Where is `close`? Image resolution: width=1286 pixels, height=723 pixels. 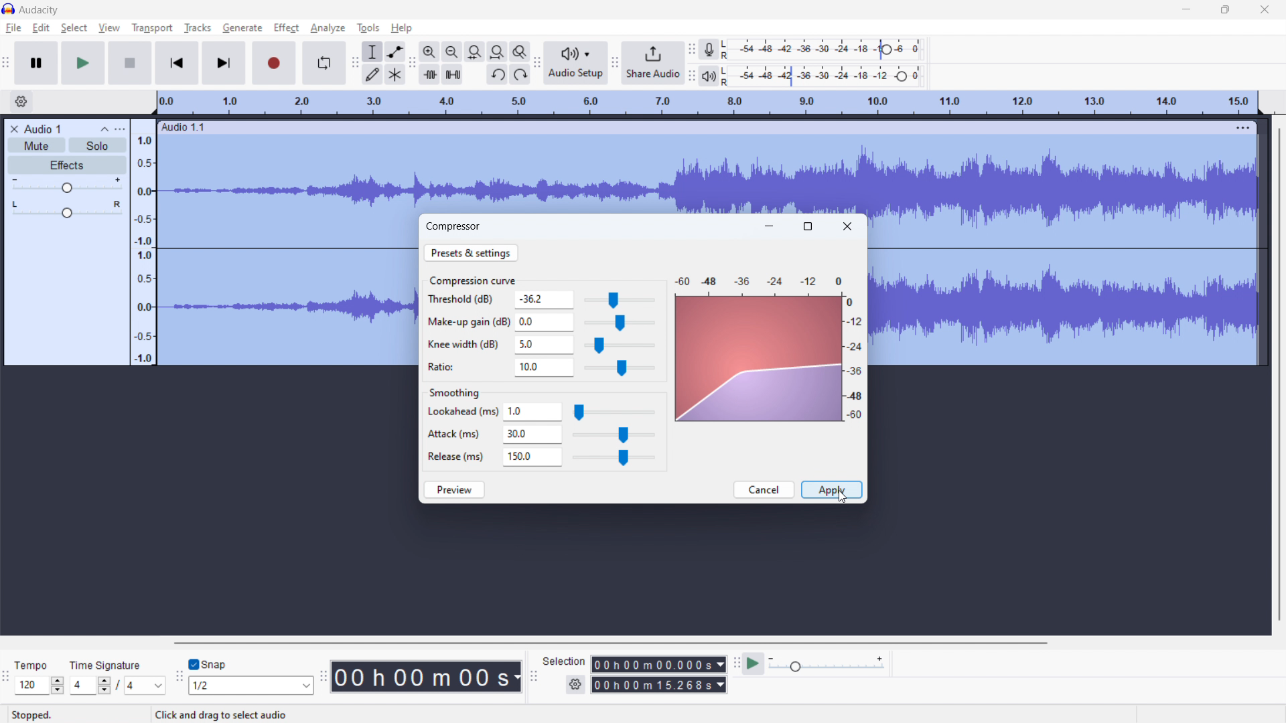 close is located at coordinates (1265, 9).